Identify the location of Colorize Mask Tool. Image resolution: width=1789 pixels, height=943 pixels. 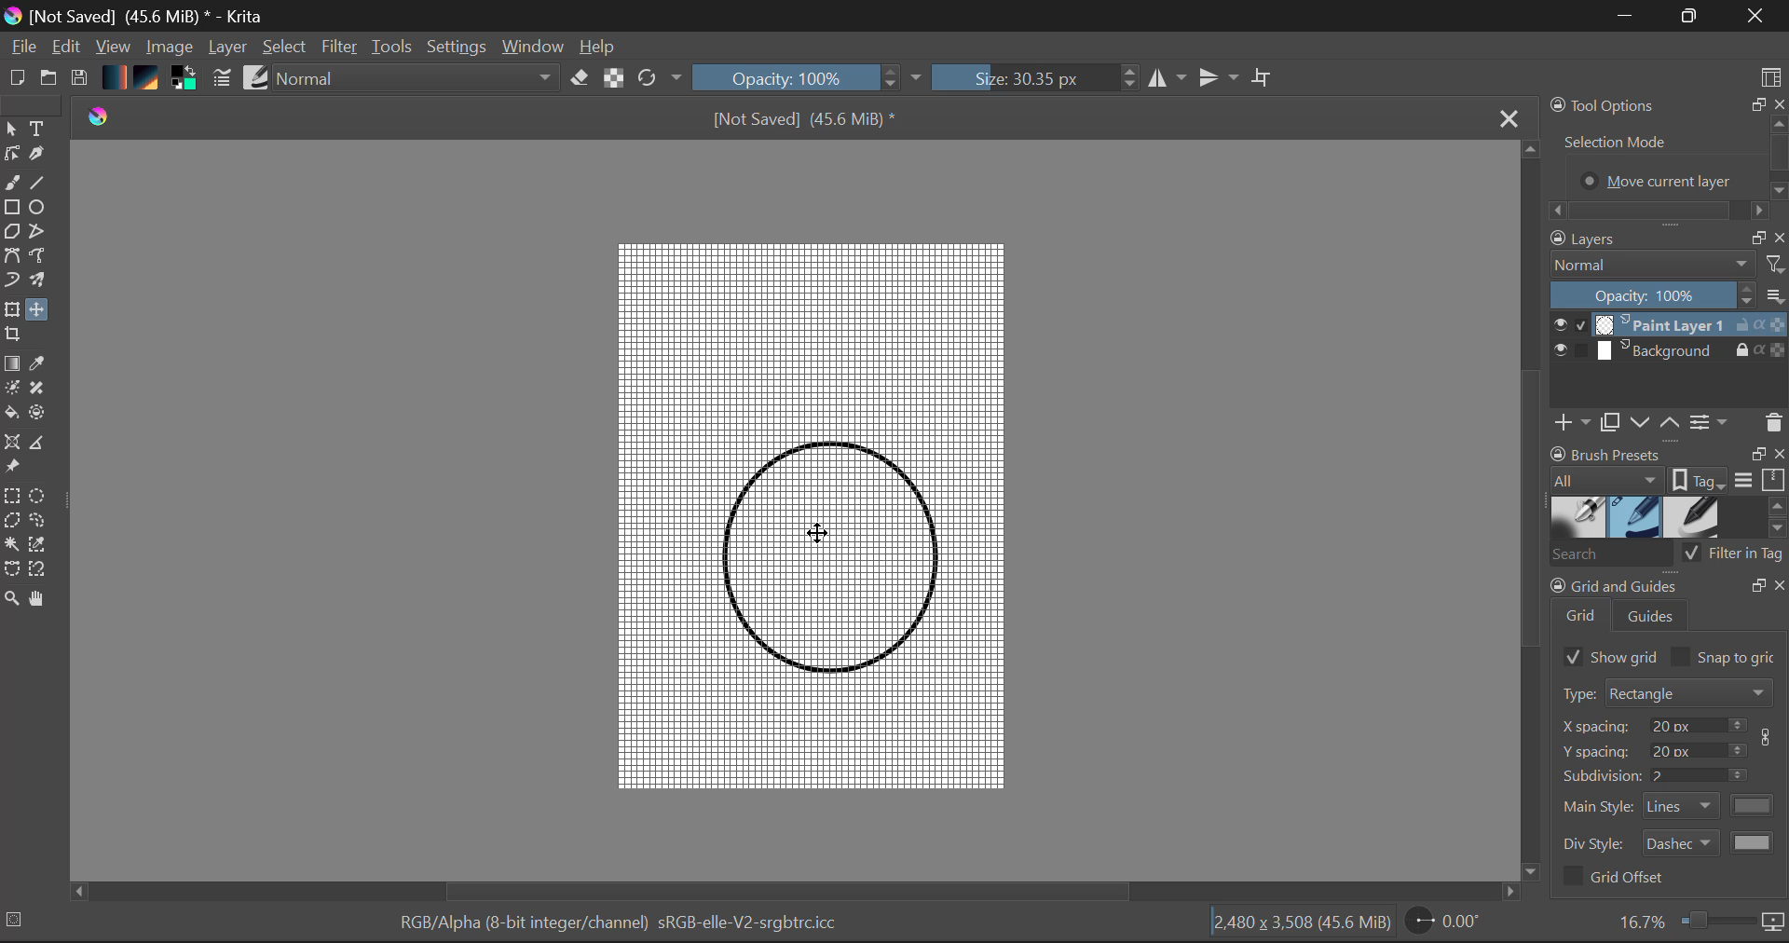
(12, 388).